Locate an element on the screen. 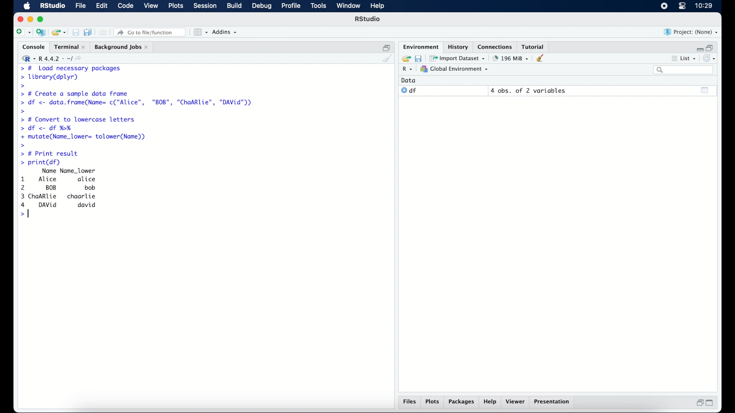  addins is located at coordinates (225, 33).